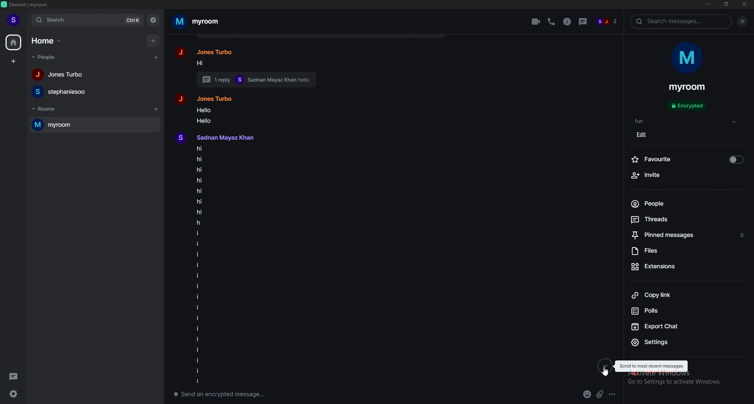  I want to click on settings, so click(676, 342).